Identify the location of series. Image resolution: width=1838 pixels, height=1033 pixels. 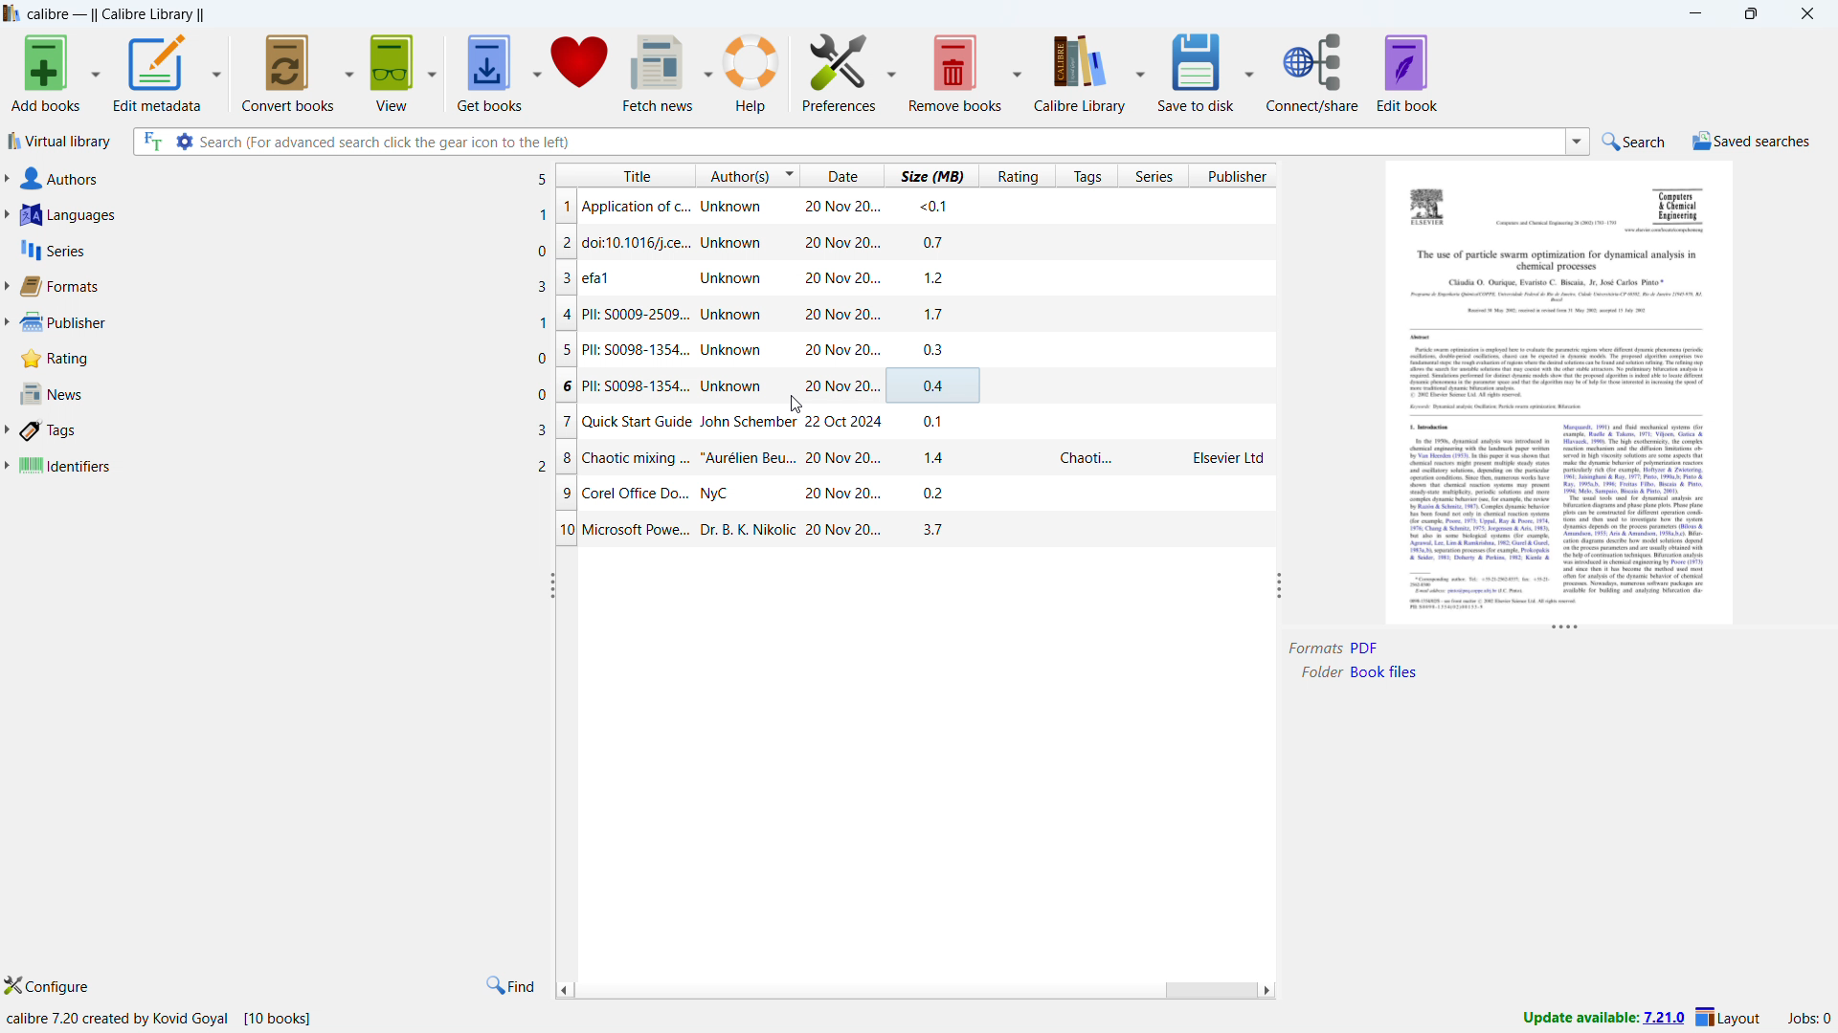
(283, 250).